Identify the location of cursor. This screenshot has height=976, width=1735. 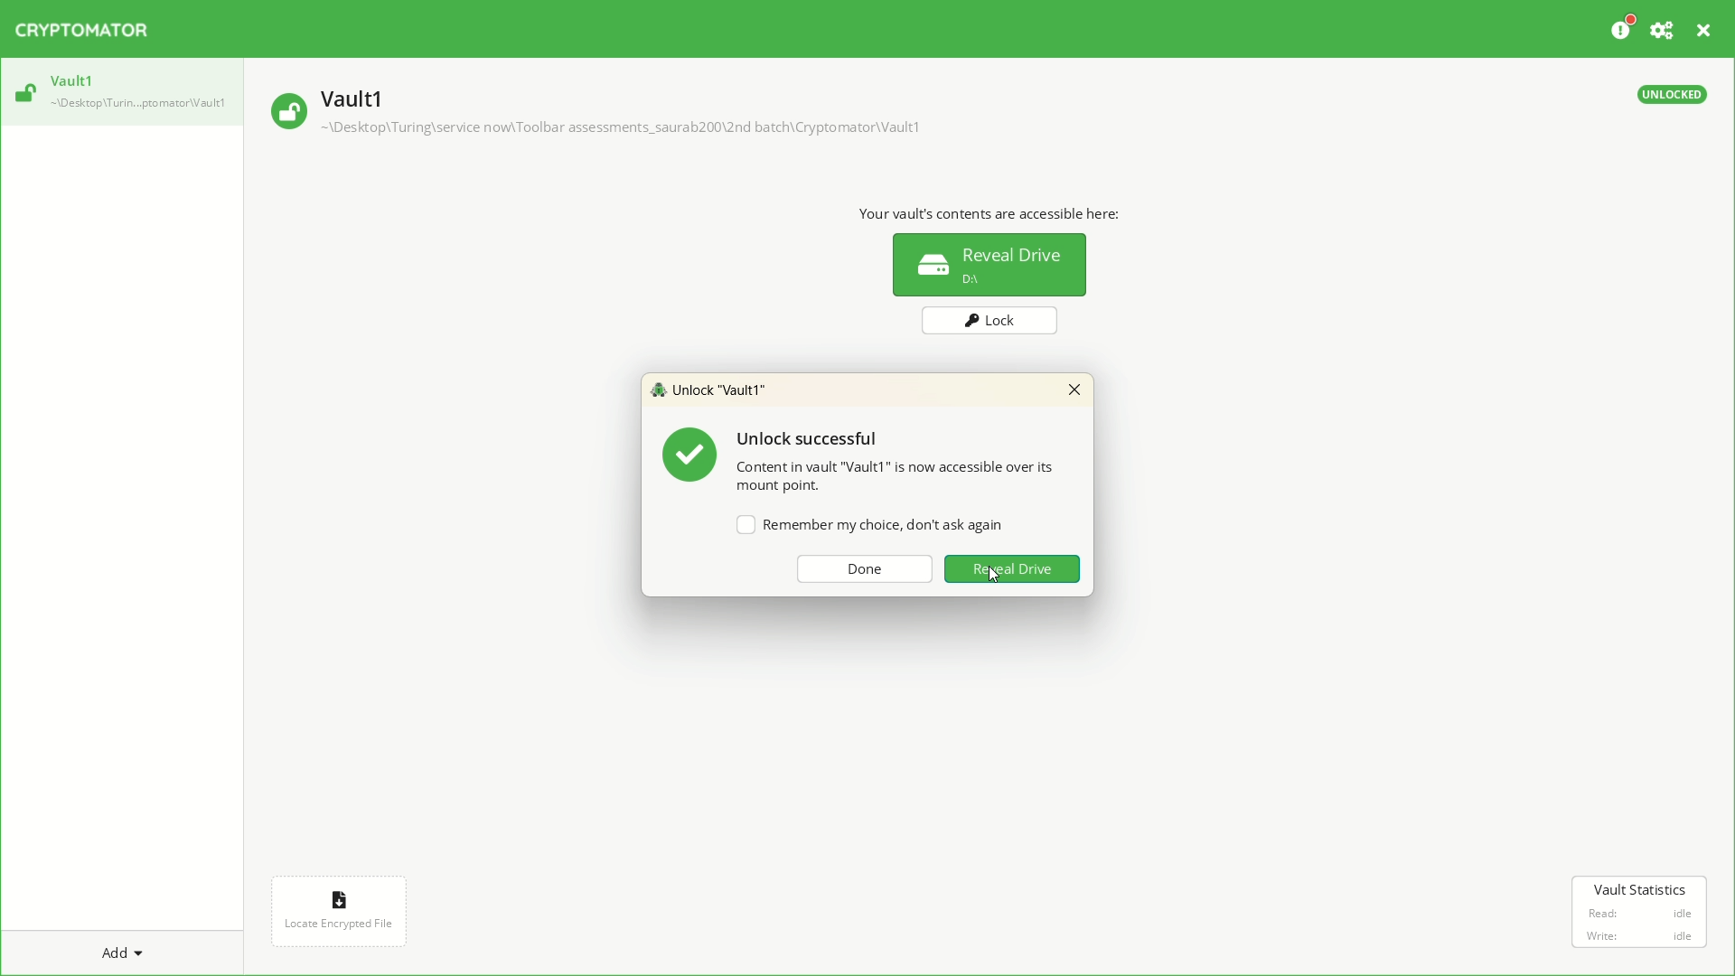
(995, 579).